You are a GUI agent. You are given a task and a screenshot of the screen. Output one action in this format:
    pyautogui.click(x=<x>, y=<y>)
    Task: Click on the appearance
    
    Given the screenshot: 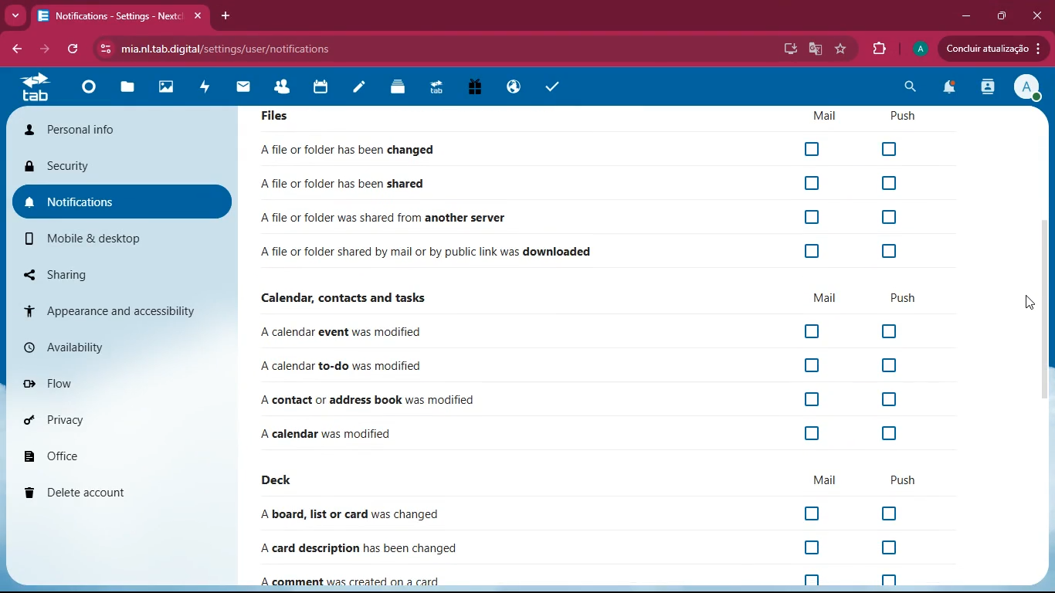 What is the action you would take?
    pyautogui.click(x=108, y=309)
    